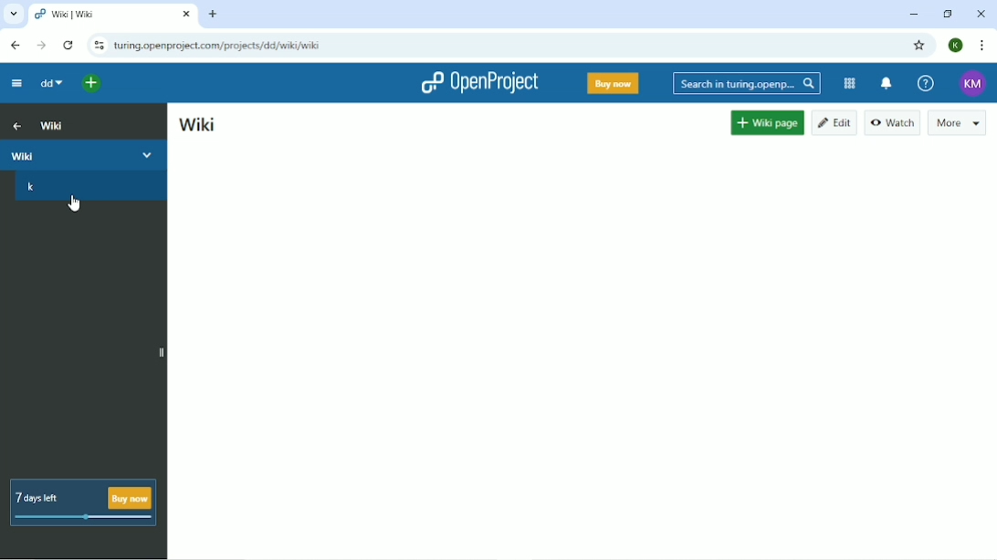  What do you see at coordinates (15, 125) in the screenshot?
I see `Up` at bounding box center [15, 125].